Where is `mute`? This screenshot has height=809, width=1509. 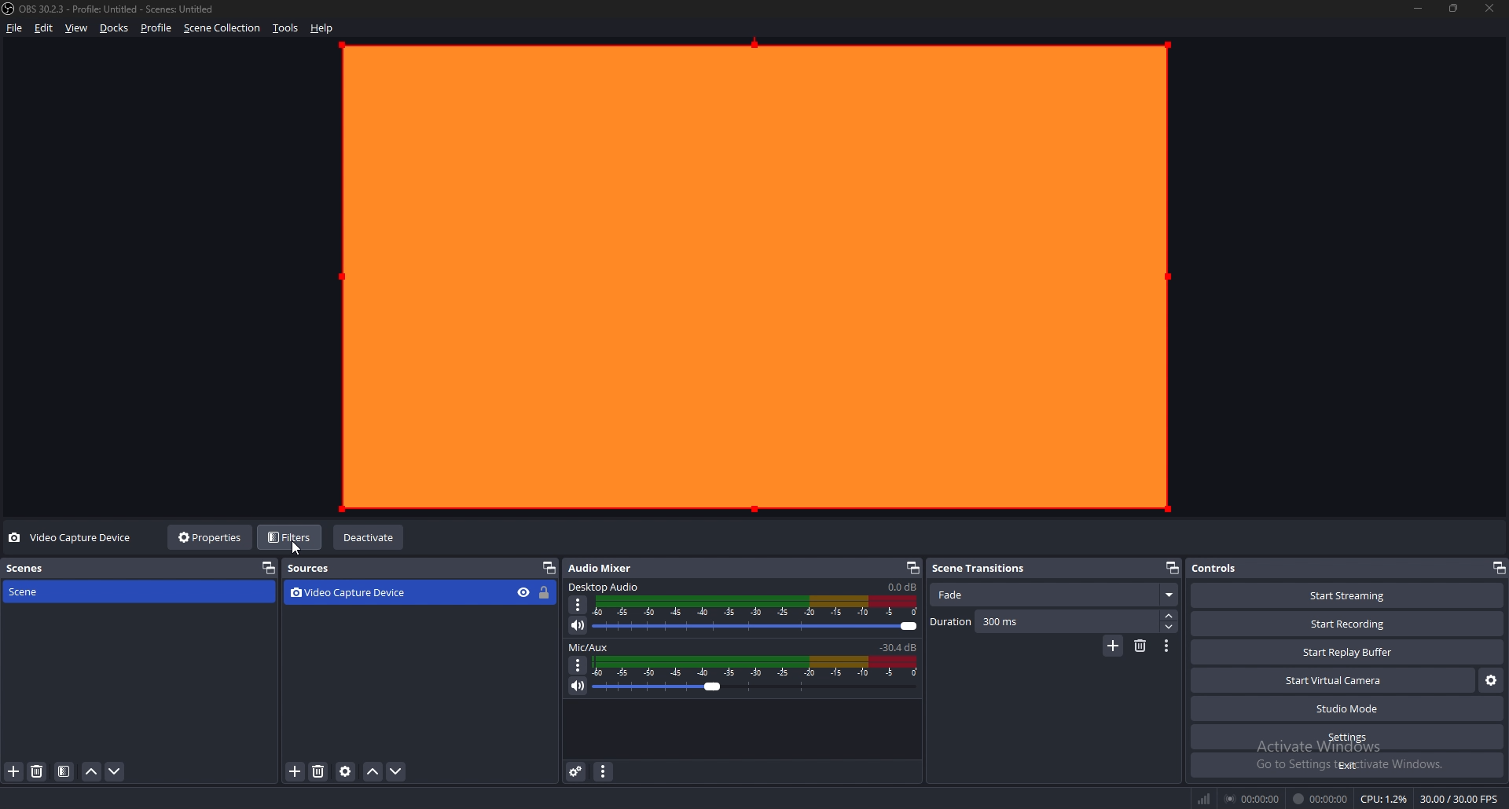
mute is located at coordinates (577, 626).